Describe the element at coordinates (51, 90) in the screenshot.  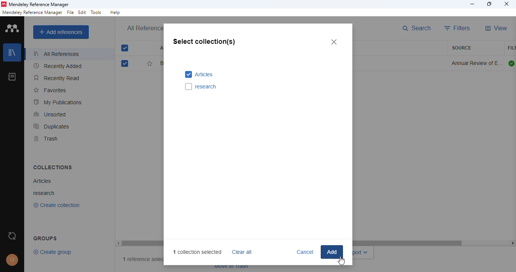
I see `favorites` at that location.